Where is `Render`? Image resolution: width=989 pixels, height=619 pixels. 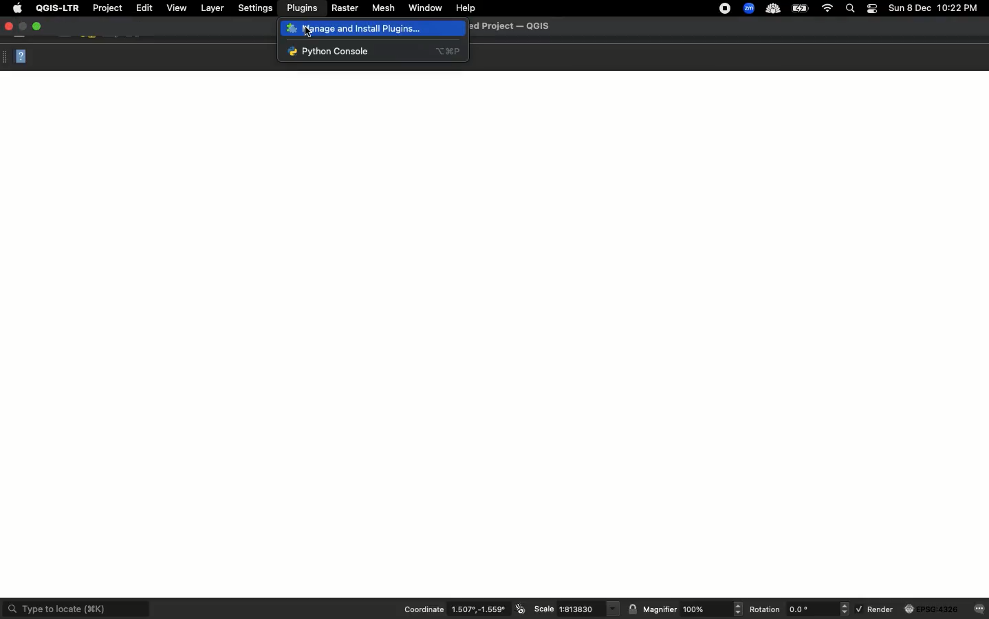
Render is located at coordinates (875, 608).